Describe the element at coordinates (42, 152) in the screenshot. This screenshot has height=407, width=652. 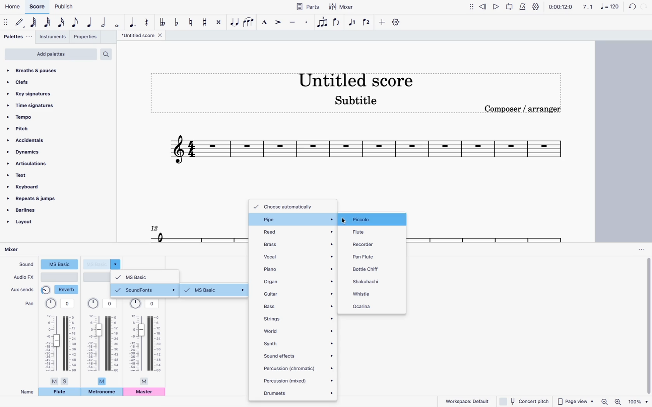
I see `dynamics` at that location.